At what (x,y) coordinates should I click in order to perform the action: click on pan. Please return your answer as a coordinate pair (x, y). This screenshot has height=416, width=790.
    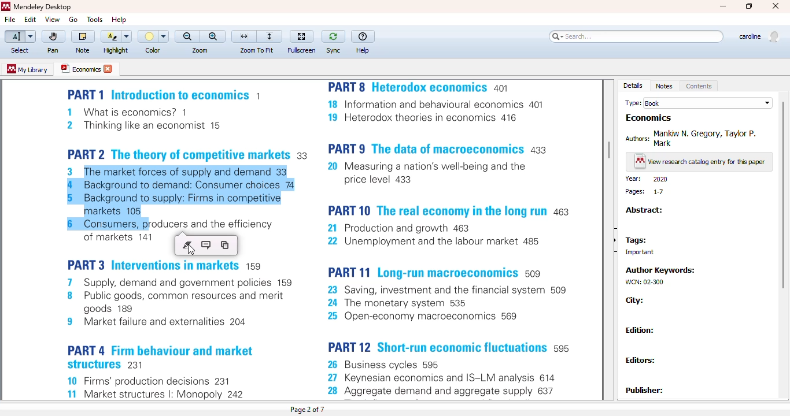
    Looking at the image, I should click on (53, 50).